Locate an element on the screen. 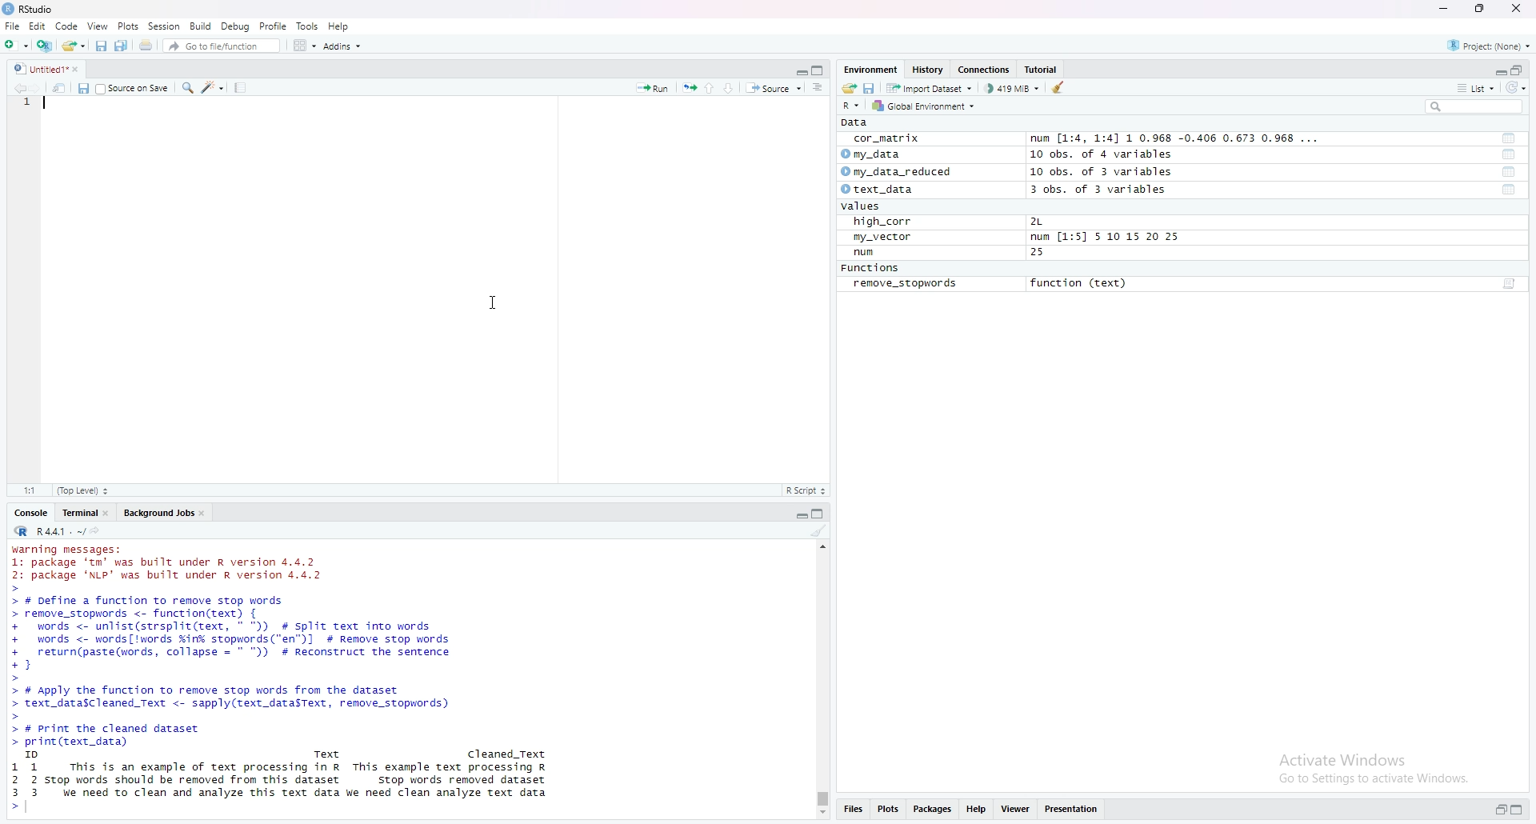 The width and height of the screenshot is (1536, 824). Connections is located at coordinates (984, 70).